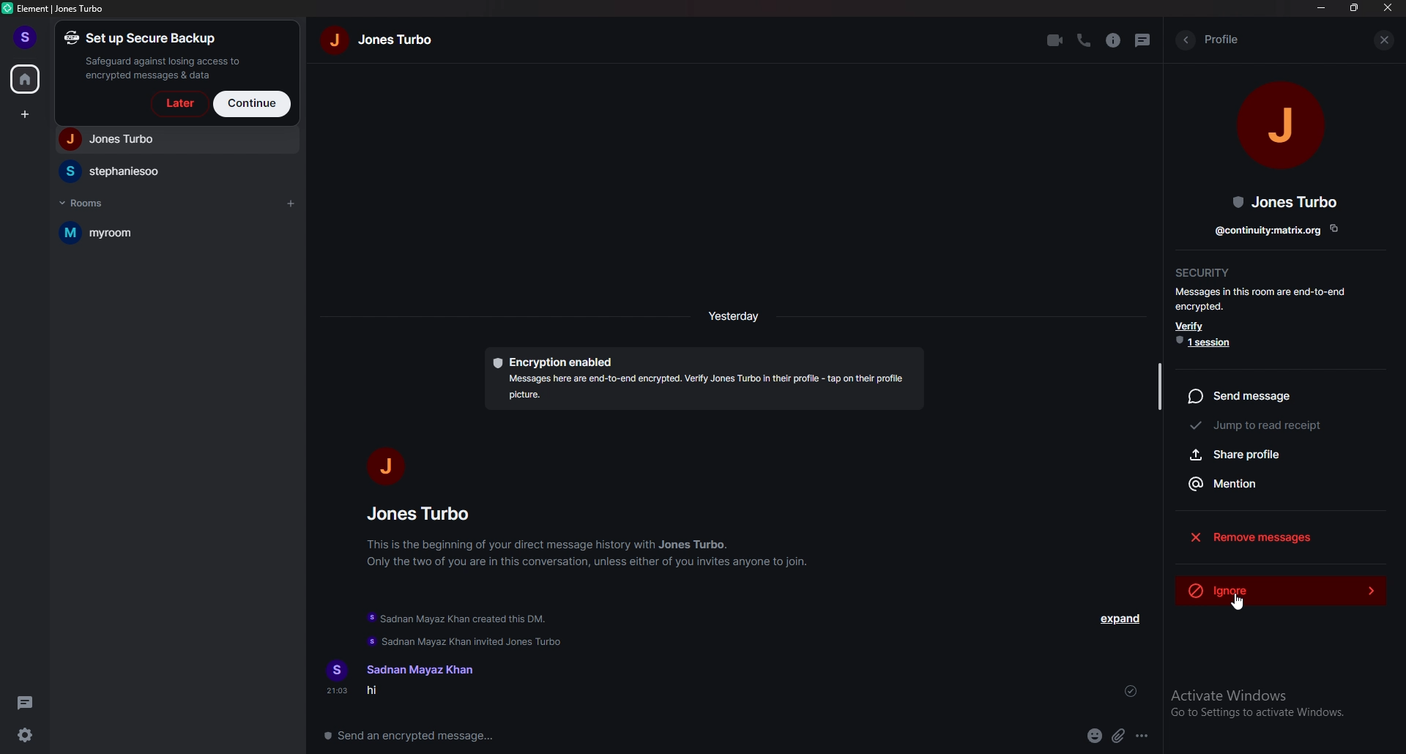 This screenshot has width=1406, height=754. Describe the element at coordinates (89, 202) in the screenshot. I see `rooms` at that location.